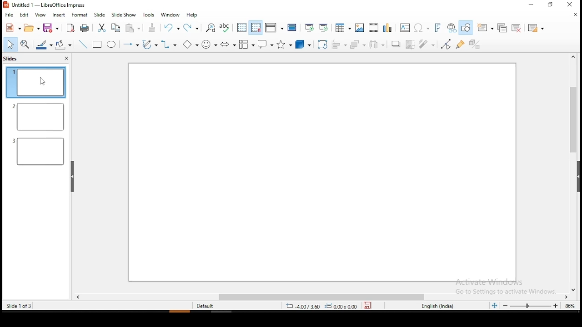 This screenshot has width=582, height=327. What do you see at coordinates (576, 15) in the screenshot?
I see `close` at bounding box center [576, 15].